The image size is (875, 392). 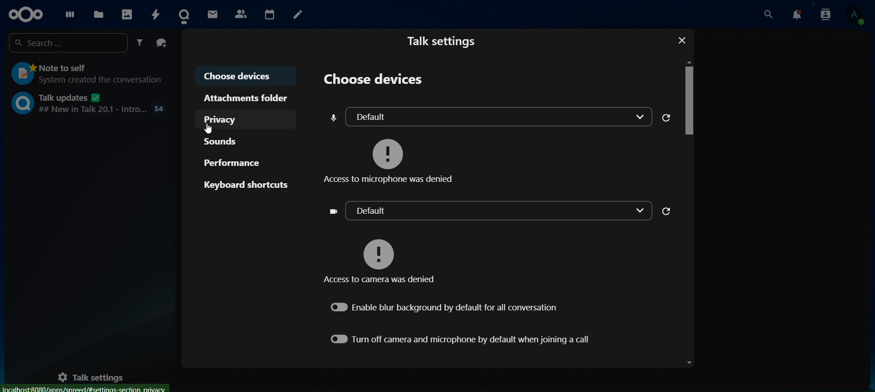 What do you see at coordinates (97, 375) in the screenshot?
I see `talk settings` at bounding box center [97, 375].